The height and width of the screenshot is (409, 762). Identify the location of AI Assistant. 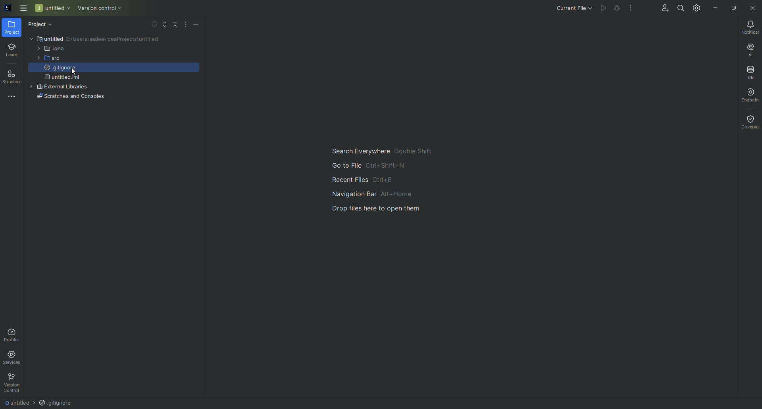
(749, 49).